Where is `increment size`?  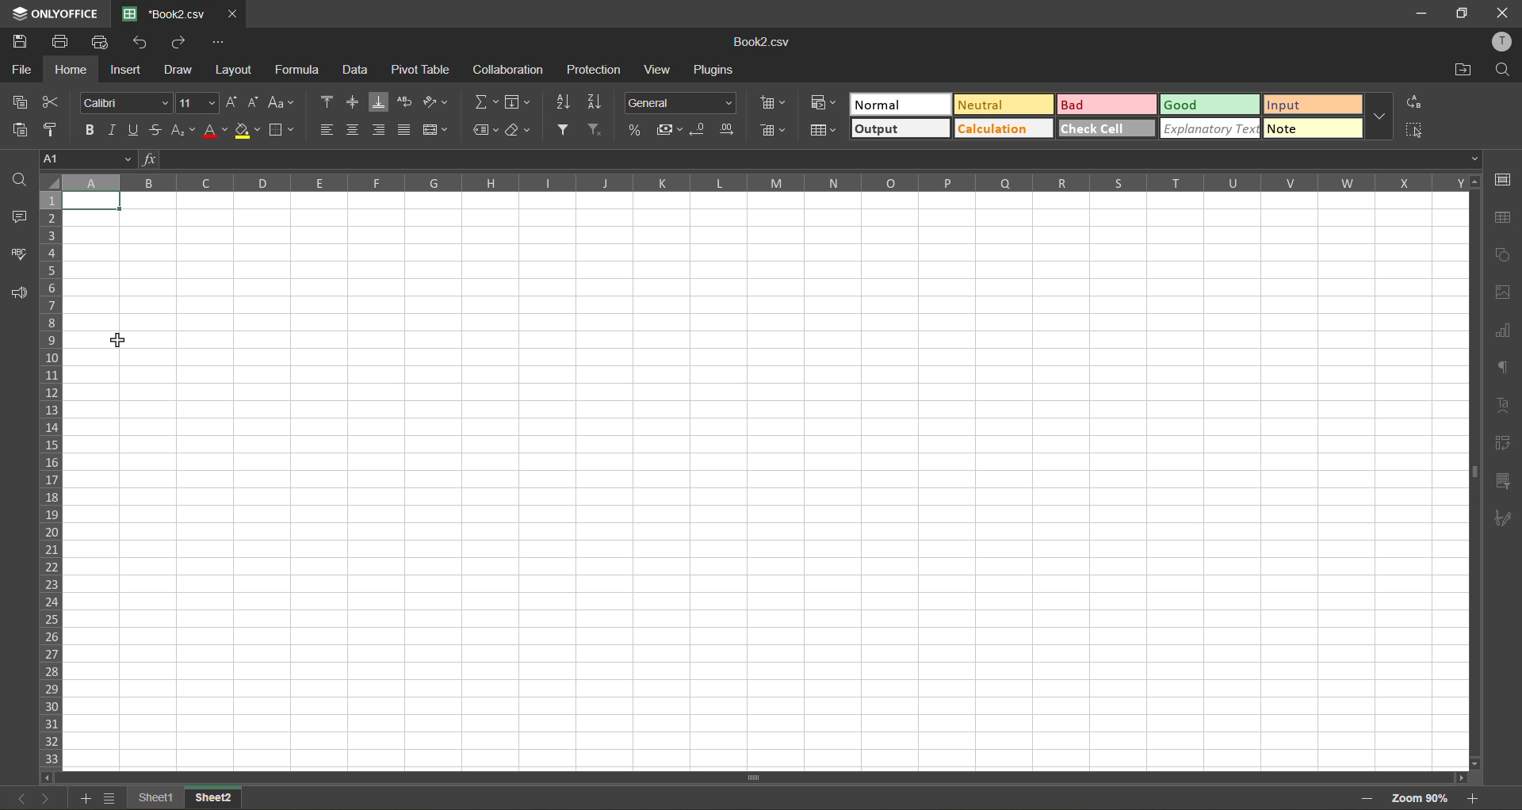 increment size is located at coordinates (229, 102).